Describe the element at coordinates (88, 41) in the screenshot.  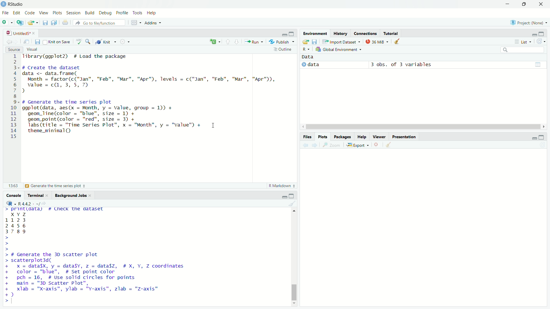
I see `find/replace` at that location.